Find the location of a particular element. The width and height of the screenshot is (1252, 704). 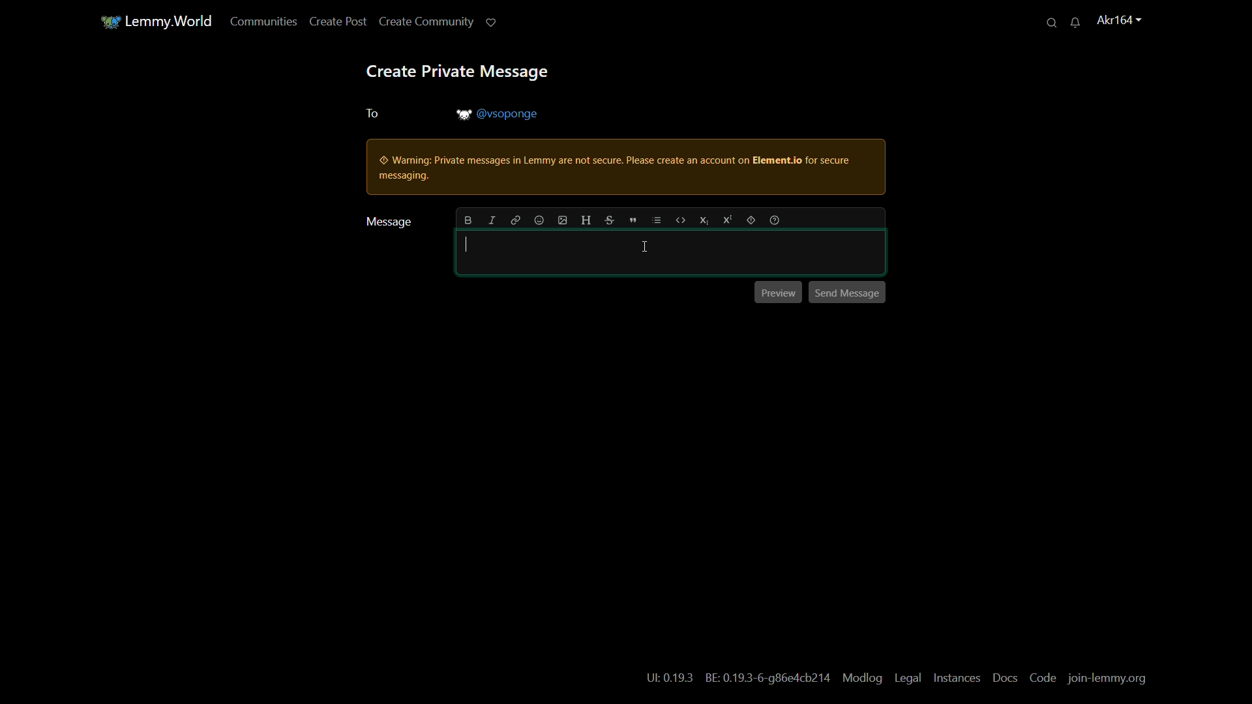

username is located at coordinates (499, 113).